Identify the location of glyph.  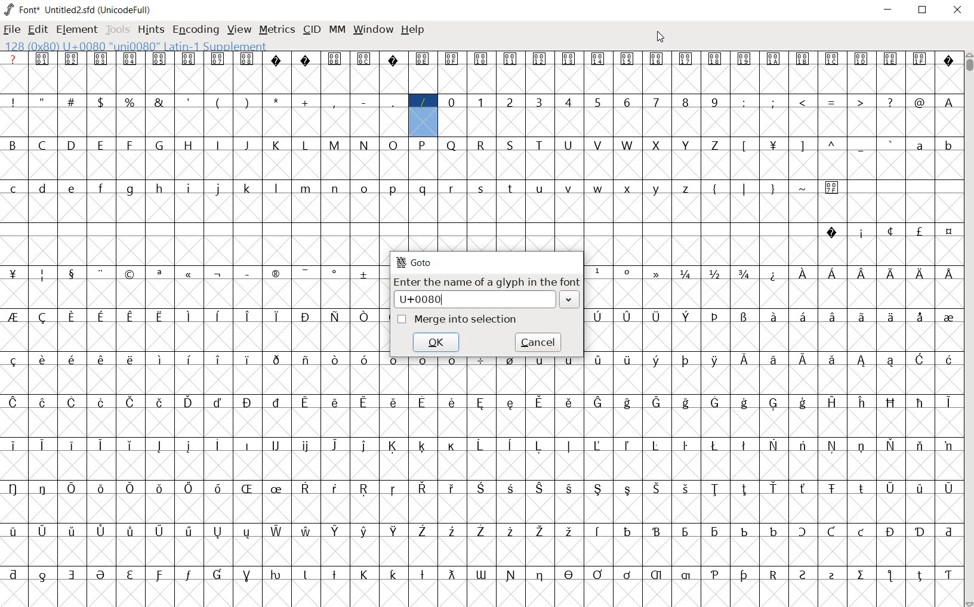
(100, 102).